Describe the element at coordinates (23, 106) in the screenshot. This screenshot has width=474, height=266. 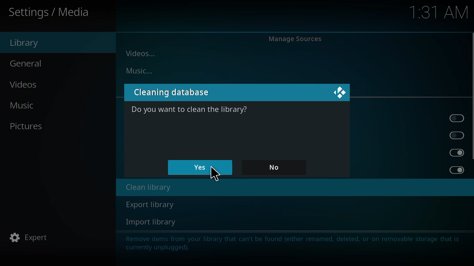
I see `Music` at that location.